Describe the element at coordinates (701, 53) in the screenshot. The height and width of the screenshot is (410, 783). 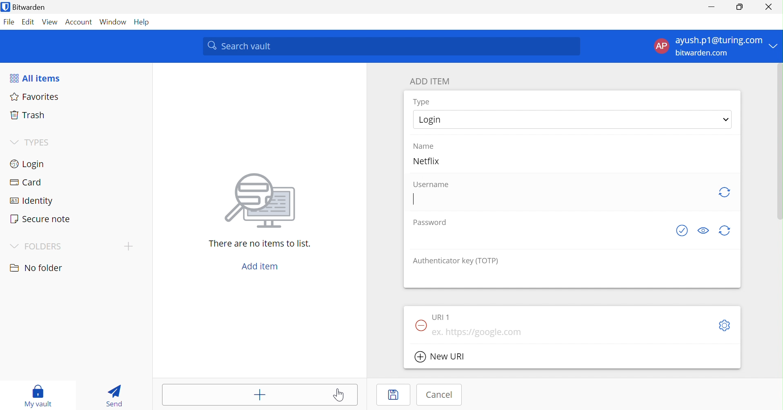
I see `bitwarden.com` at that location.